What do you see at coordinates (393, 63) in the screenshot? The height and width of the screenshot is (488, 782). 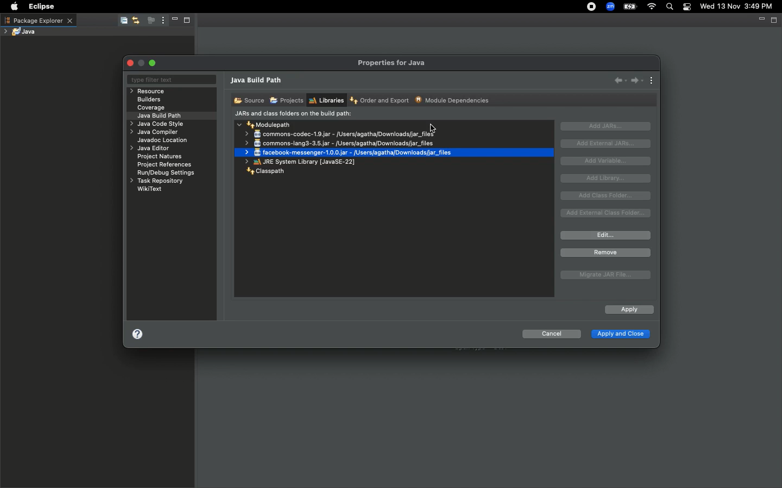 I see `Properties for java` at bounding box center [393, 63].